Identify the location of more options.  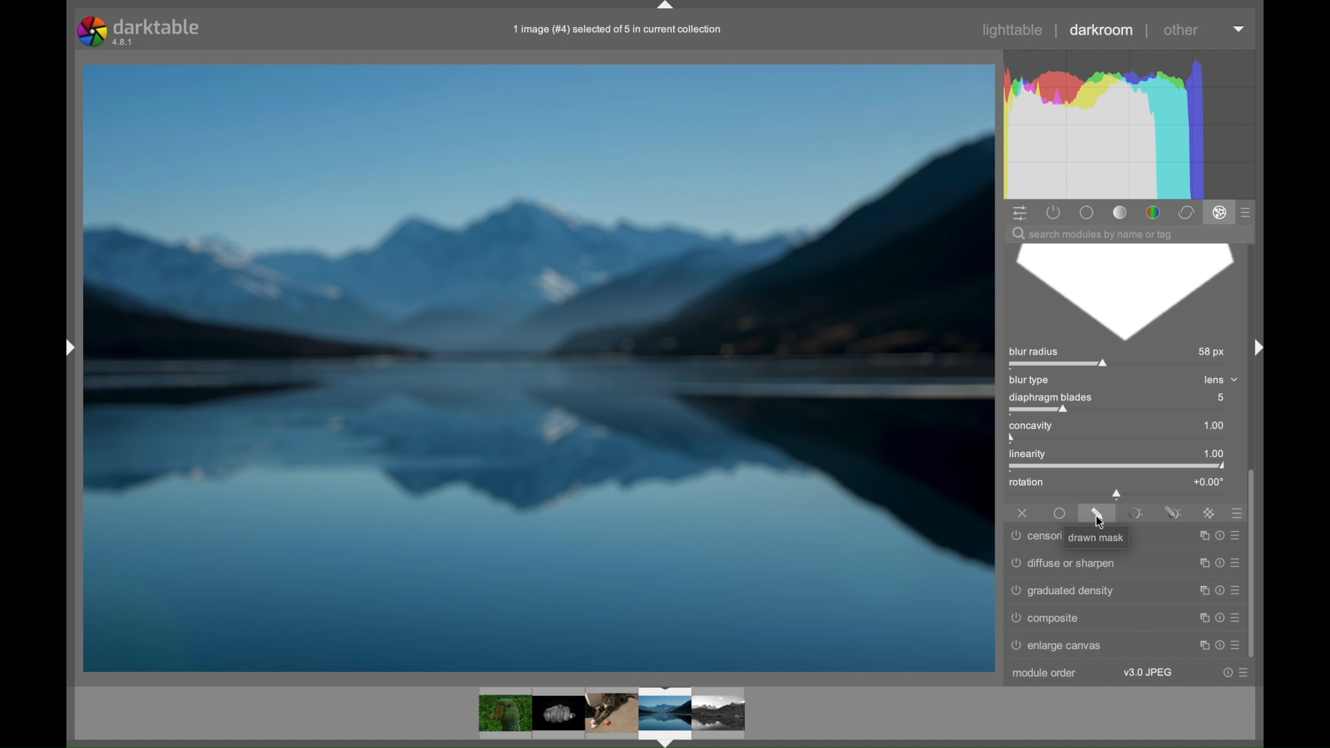
(1245, 673).